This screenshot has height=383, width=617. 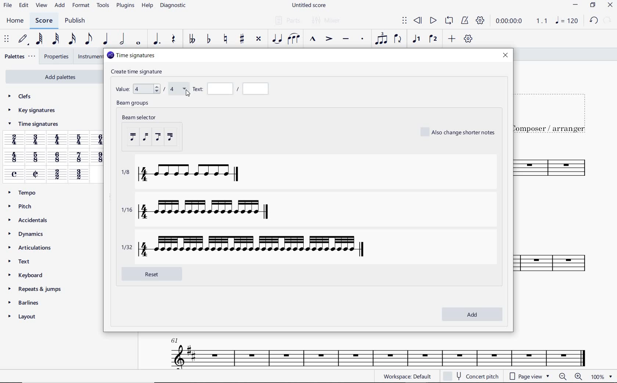 What do you see at coordinates (60, 6) in the screenshot?
I see `ADD` at bounding box center [60, 6].